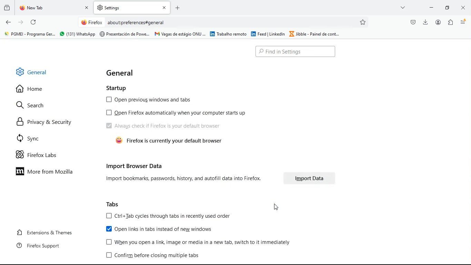 Image resolution: width=471 pixels, height=265 pixels. Describe the element at coordinates (49, 171) in the screenshot. I see `more from mozilla` at that location.